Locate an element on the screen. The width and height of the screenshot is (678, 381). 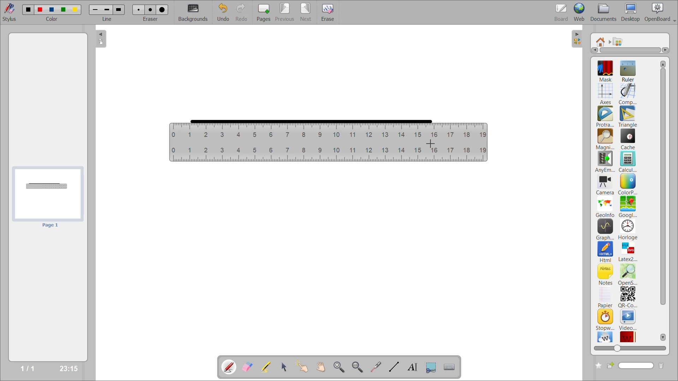
delete is located at coordinates (661, 366).